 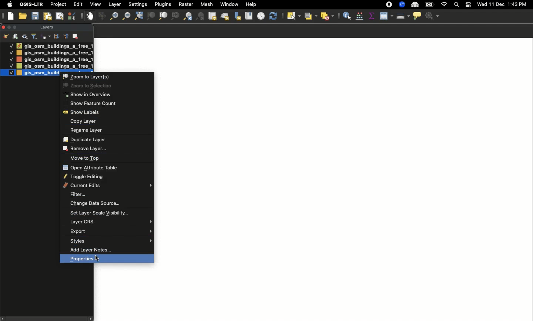 What do you see at coordinates (54, 66) in the screenshot?
I see `gis_osm_buildings_a_free_1` at bounding box center [54, 66].